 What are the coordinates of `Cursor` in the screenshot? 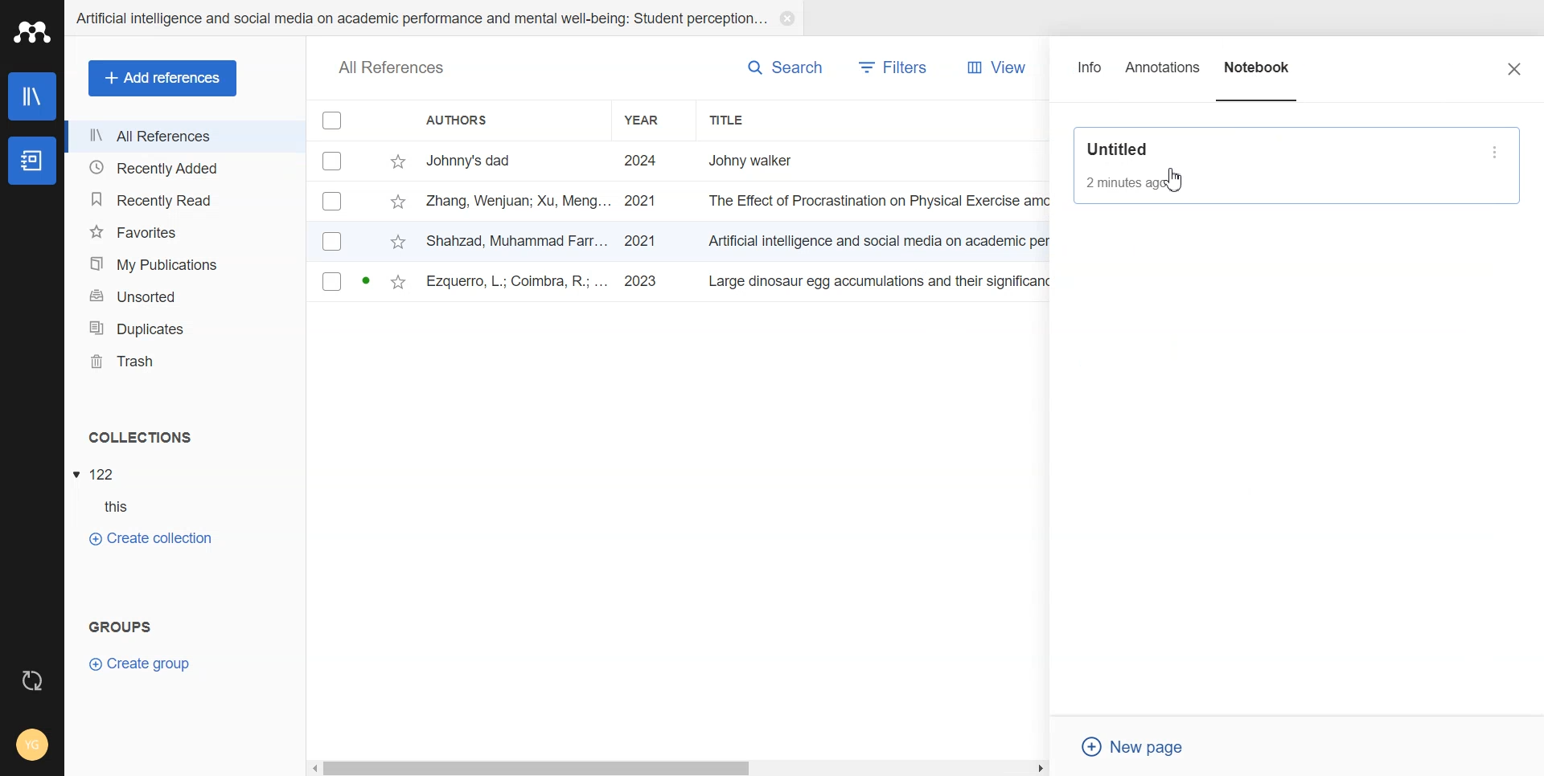 It's located at (1176, 178).